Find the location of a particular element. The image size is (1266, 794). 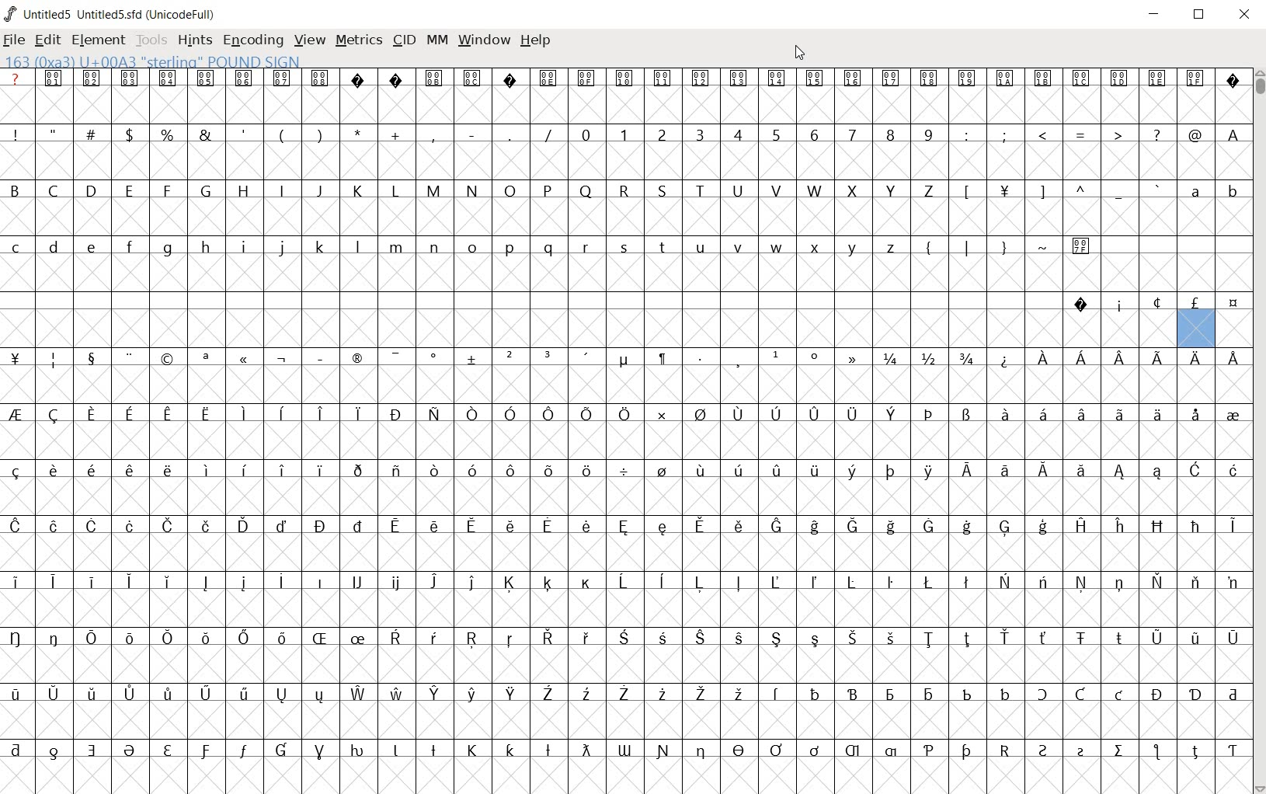

Symbol is located at coordinates (472, 583).